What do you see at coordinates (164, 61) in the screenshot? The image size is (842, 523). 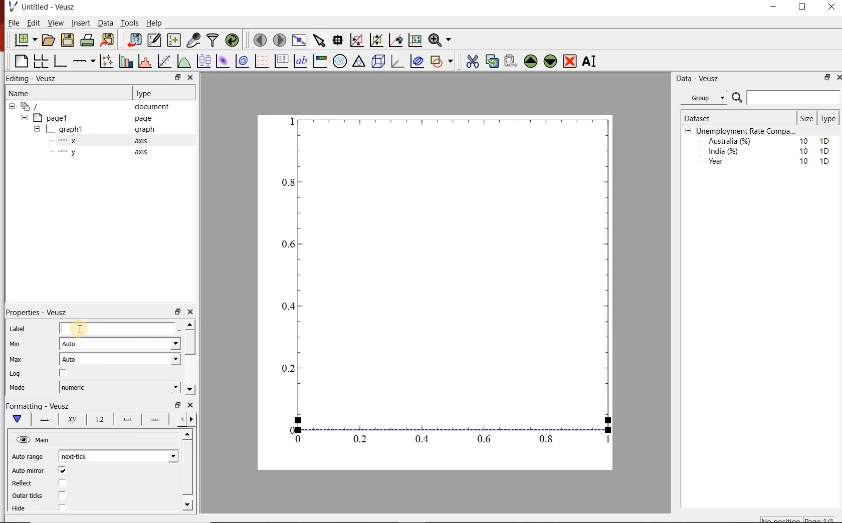 I see `fit a function` at bounding box center [164, 61].